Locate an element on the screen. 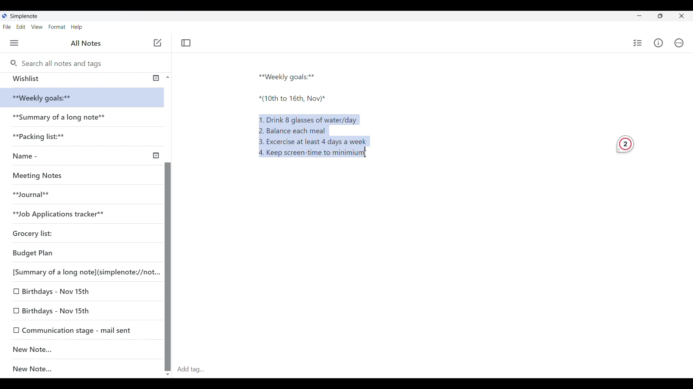 The width and height of the screenshot is (693, 389). New note... is located at coordinates (86, 369).